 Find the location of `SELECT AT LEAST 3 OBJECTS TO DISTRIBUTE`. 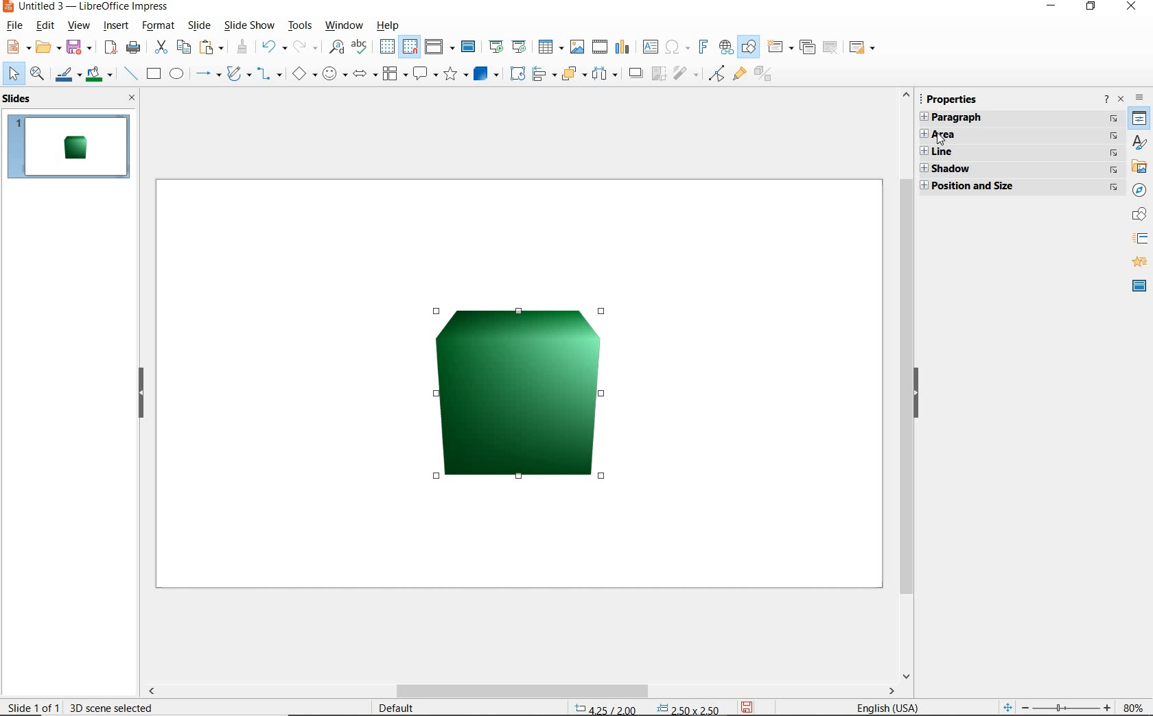

SELECT AT LEAST 3 OBJECTS TO DISTRIBUTE is located at coordinates (607, 75).